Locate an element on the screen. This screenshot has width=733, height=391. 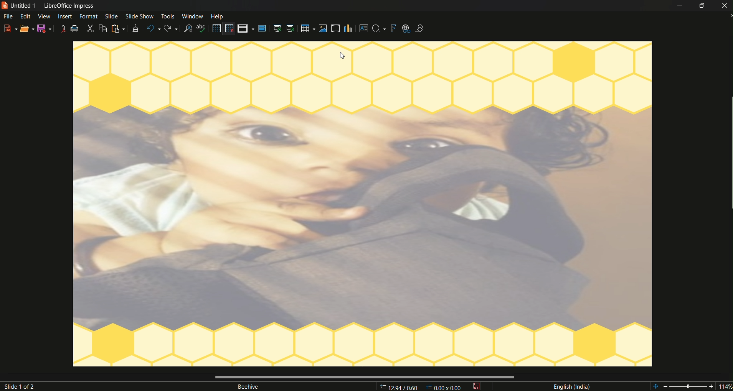
file is located at coordinates (8, 16).